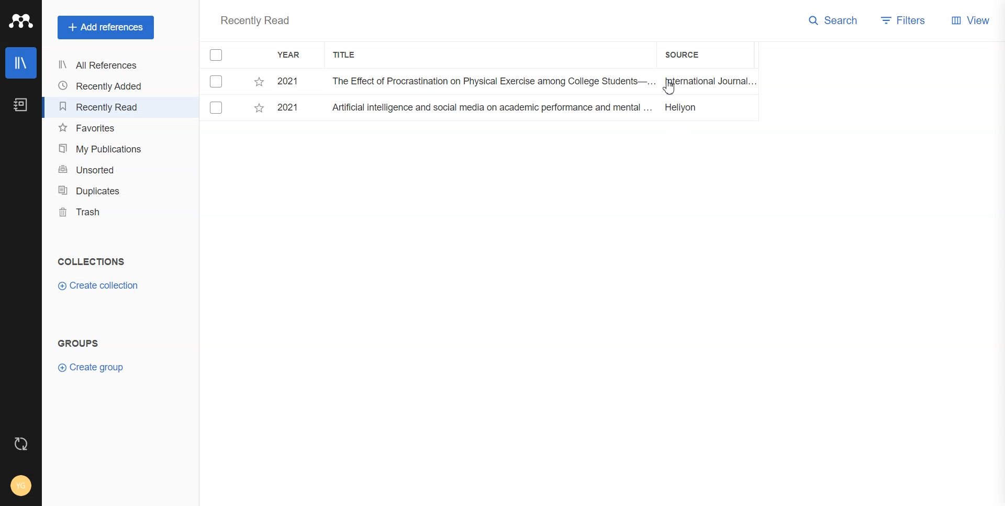 The width and height of the screenshot is (1005, 506). I want to click on Collections, so click(91, 261).